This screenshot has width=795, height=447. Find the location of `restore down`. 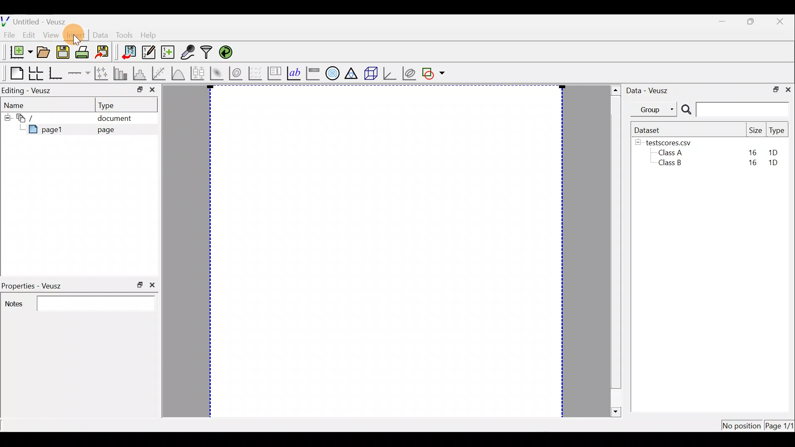

restore down is located at coordinates (136, 89).